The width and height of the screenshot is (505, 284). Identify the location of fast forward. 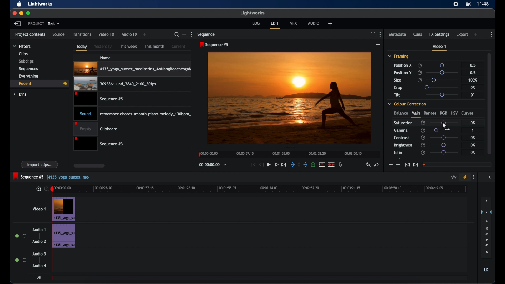
(276, 165).